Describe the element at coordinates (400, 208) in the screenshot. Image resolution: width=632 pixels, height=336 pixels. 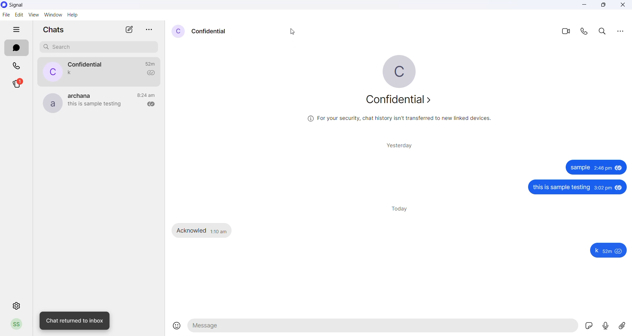
I see `today messages heading` at that location.